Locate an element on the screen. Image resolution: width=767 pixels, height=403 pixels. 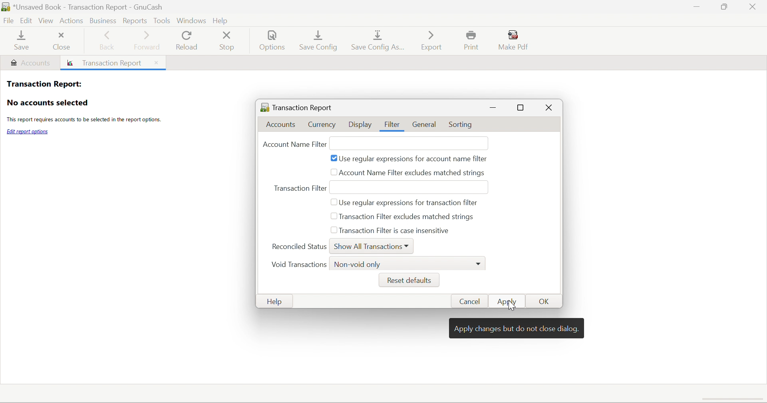
Transaction Filter is located at coordinates (301, 186).